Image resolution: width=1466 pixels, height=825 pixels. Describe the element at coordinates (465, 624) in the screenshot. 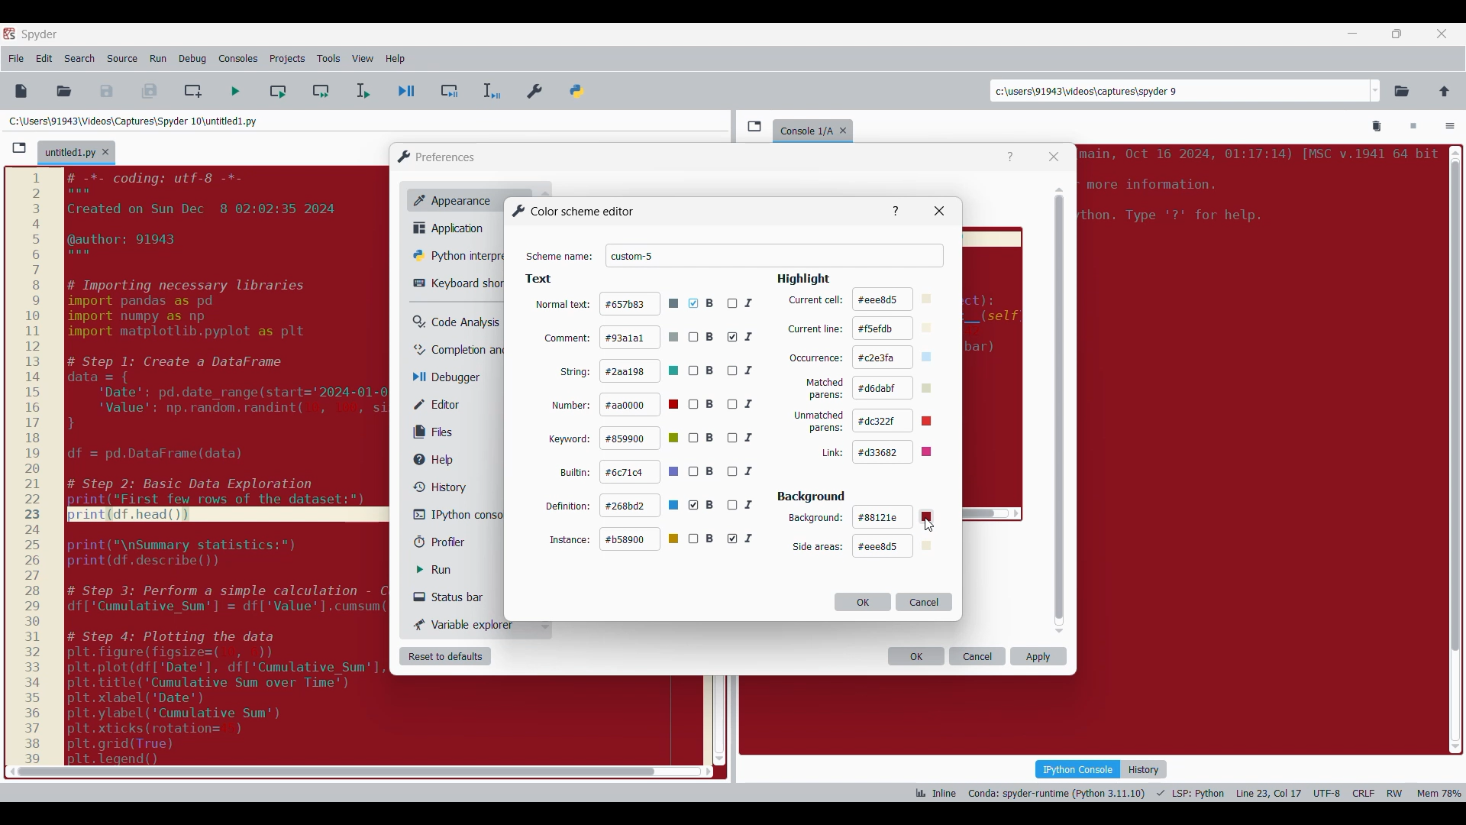

I see `Variable explorer` at that location.